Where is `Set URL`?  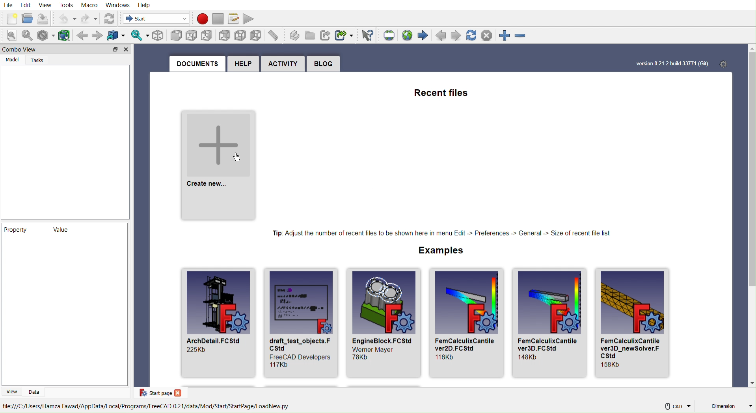 Set URL is located at coordinates (389, 35).